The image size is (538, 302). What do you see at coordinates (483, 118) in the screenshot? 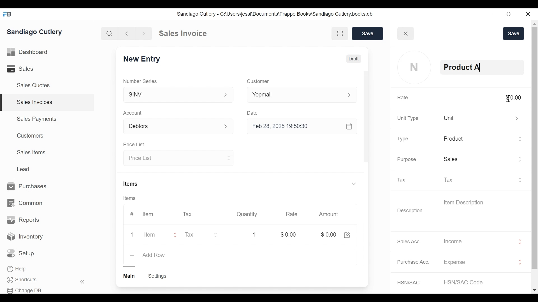
I see `unit` at bounding box center [483, 118].